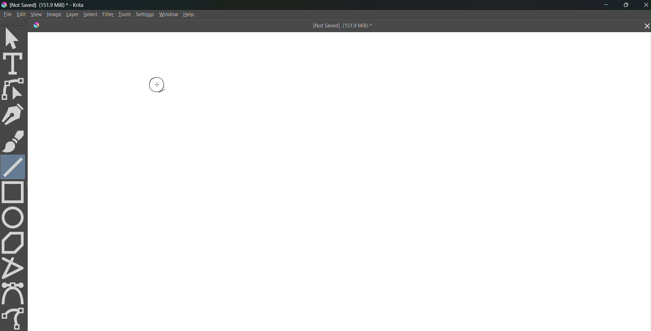 The image size is (651, 331). Describe the element at coordinates (13, 141) in the screenshot. I see `brush` at that location.